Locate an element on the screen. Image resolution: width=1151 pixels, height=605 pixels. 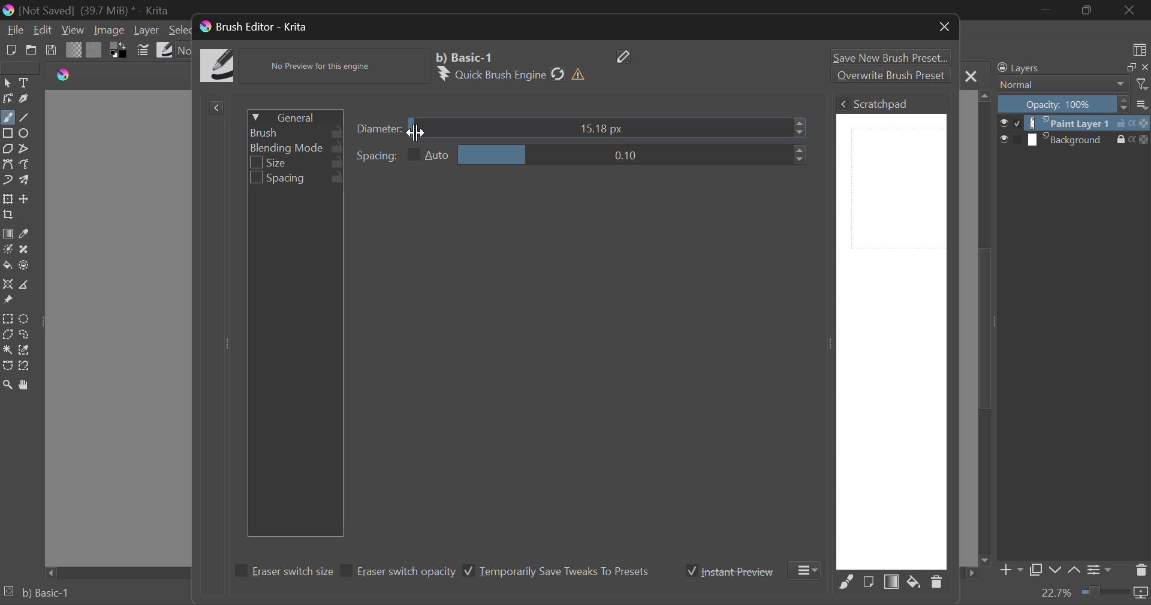
Brush Scratchpad is located at coordinates (891, 332).